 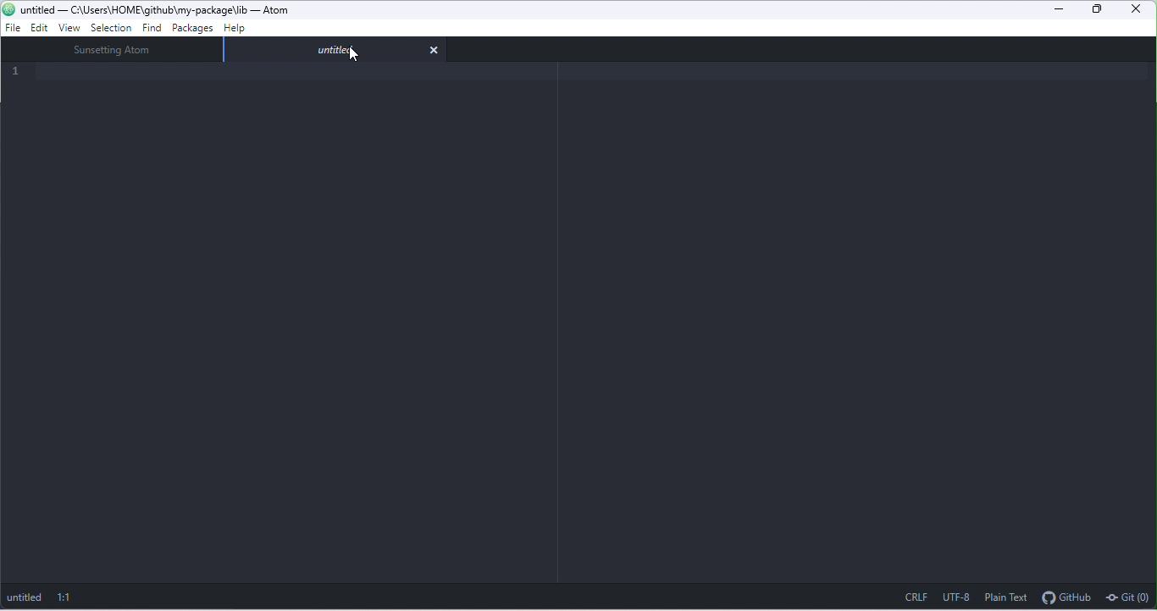 What do you see at coordinates (956, 597) in the screenshot?
I see `UTF-8` at bounding box center [956, 597].